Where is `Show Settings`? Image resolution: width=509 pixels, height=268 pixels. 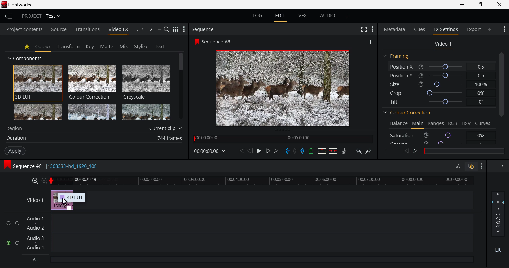 Show Settings is located at coordinates (482, 166).